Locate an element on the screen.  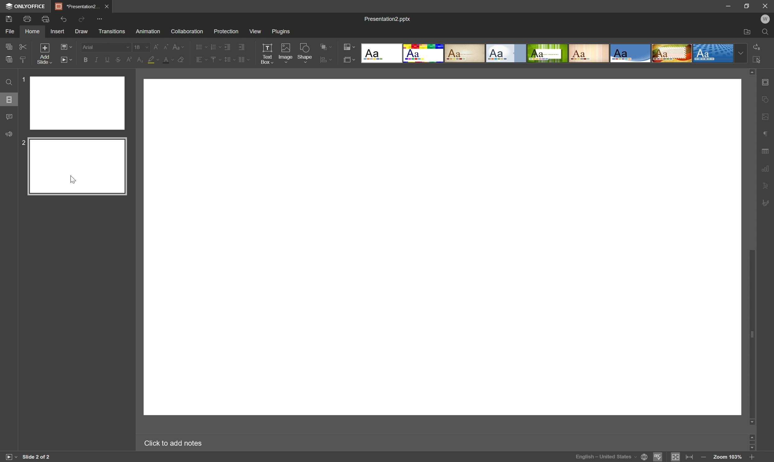
Underline is located at coordinates (106, 59).